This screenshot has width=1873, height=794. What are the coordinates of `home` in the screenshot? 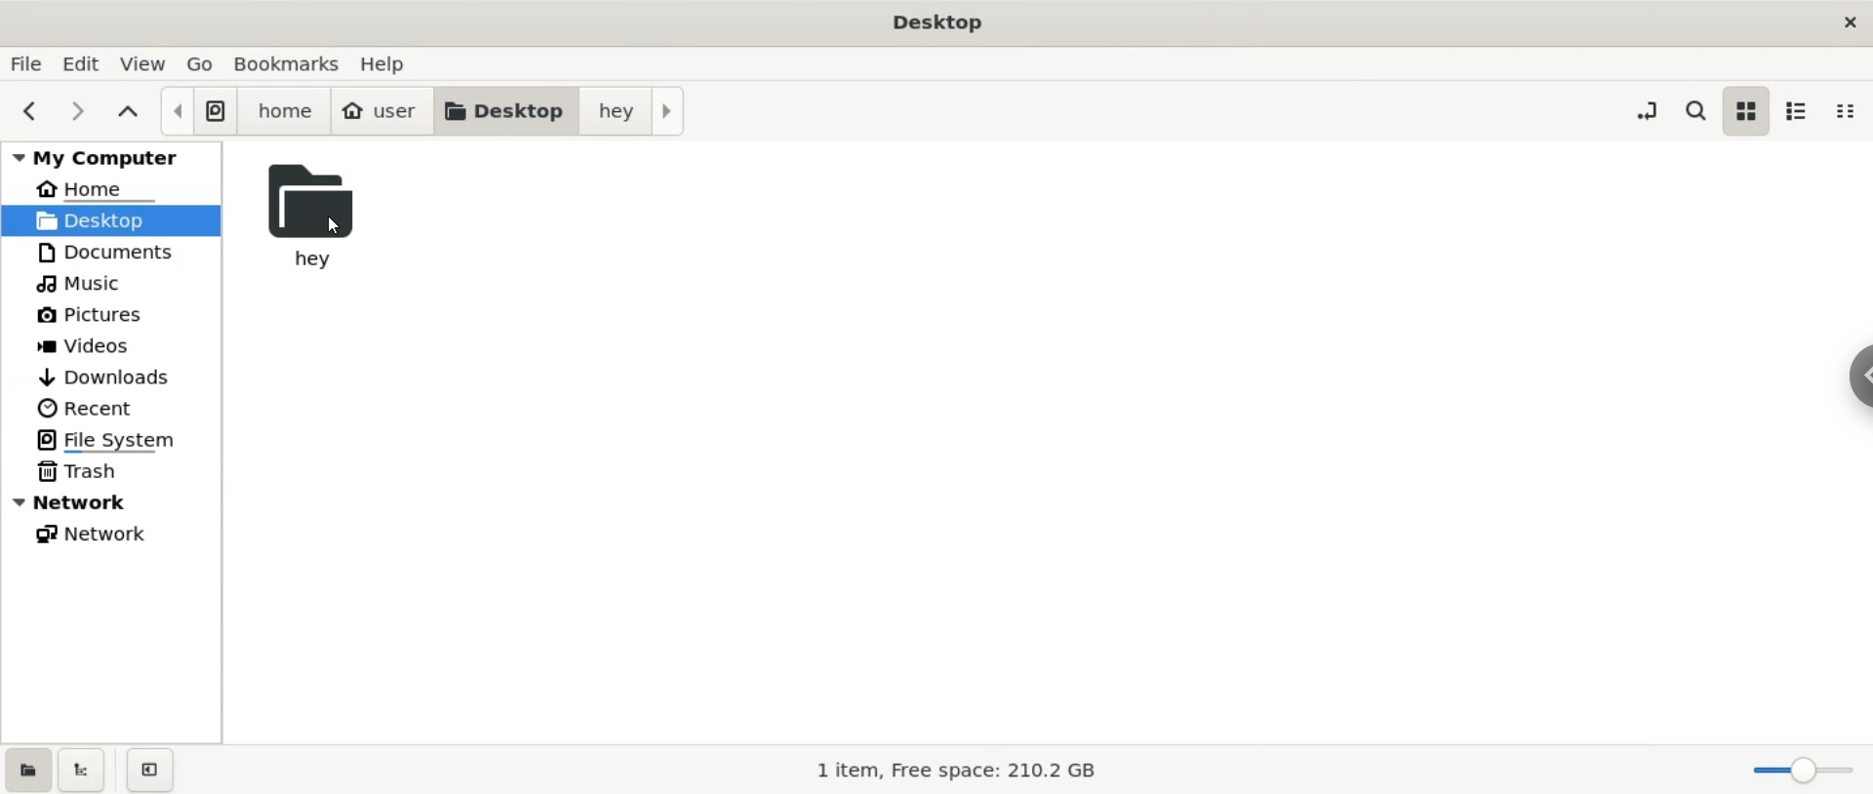 It's located at (284, 112).